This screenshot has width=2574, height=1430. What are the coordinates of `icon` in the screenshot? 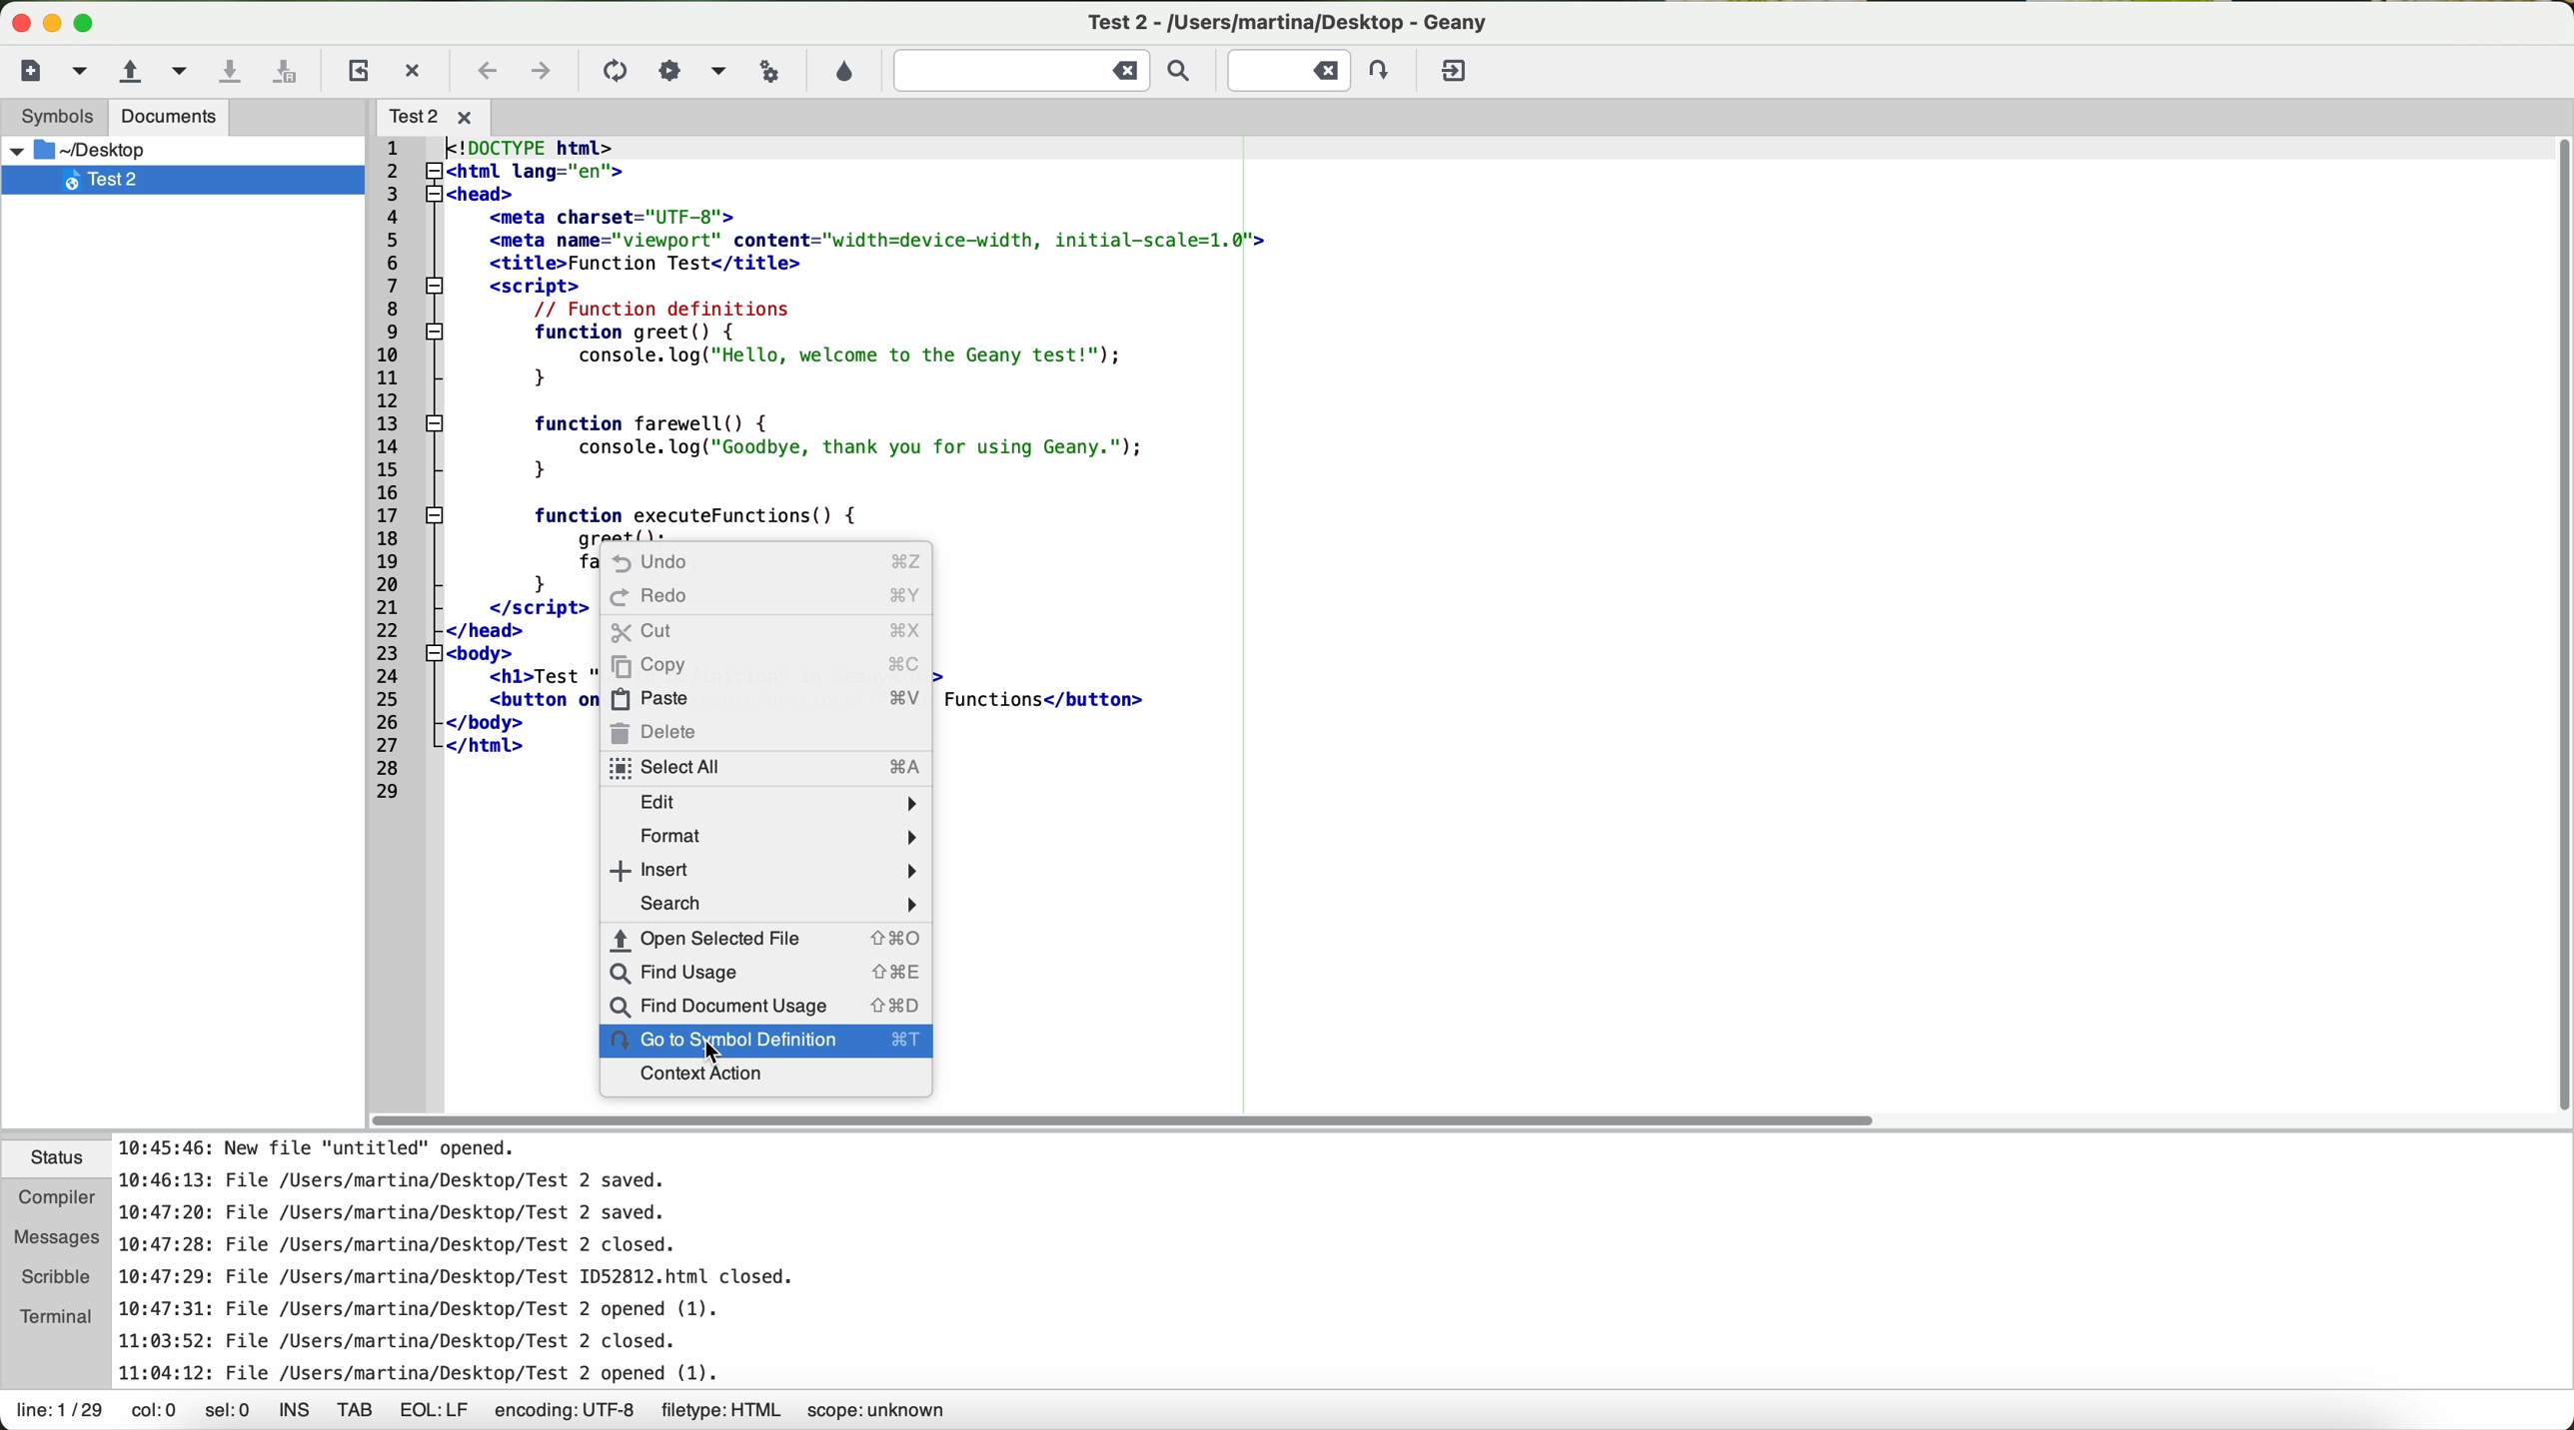 It's located at (669, 71).